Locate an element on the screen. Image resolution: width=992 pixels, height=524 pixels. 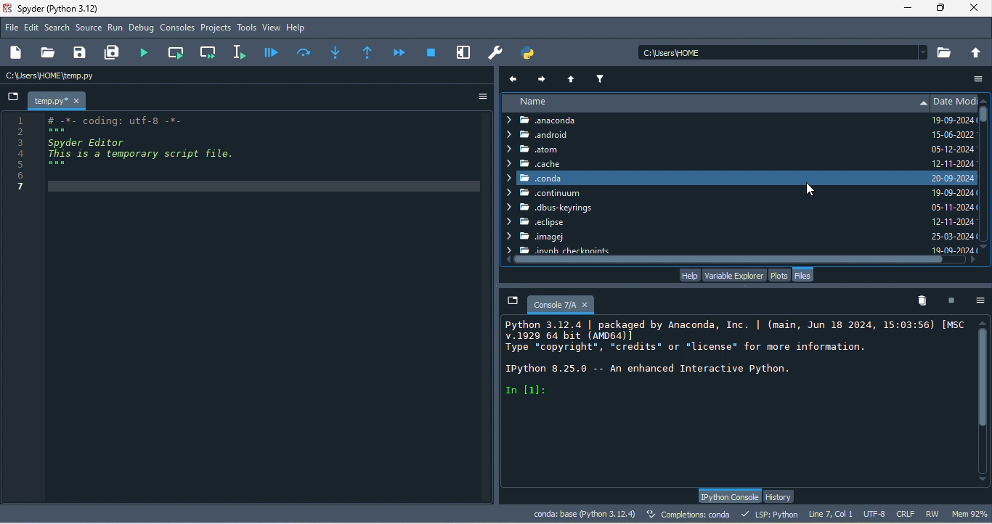
new is located at coordinates (18, 53).